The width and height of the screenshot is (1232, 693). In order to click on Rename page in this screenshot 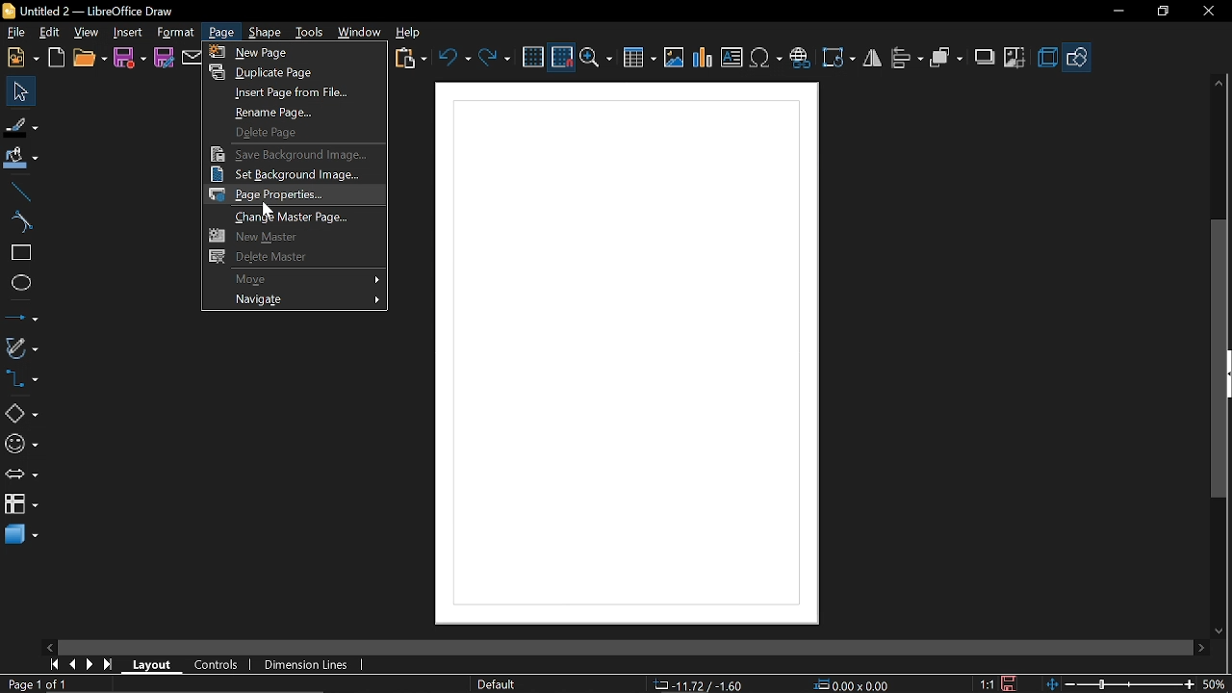, I will do `click(294, 112)`.